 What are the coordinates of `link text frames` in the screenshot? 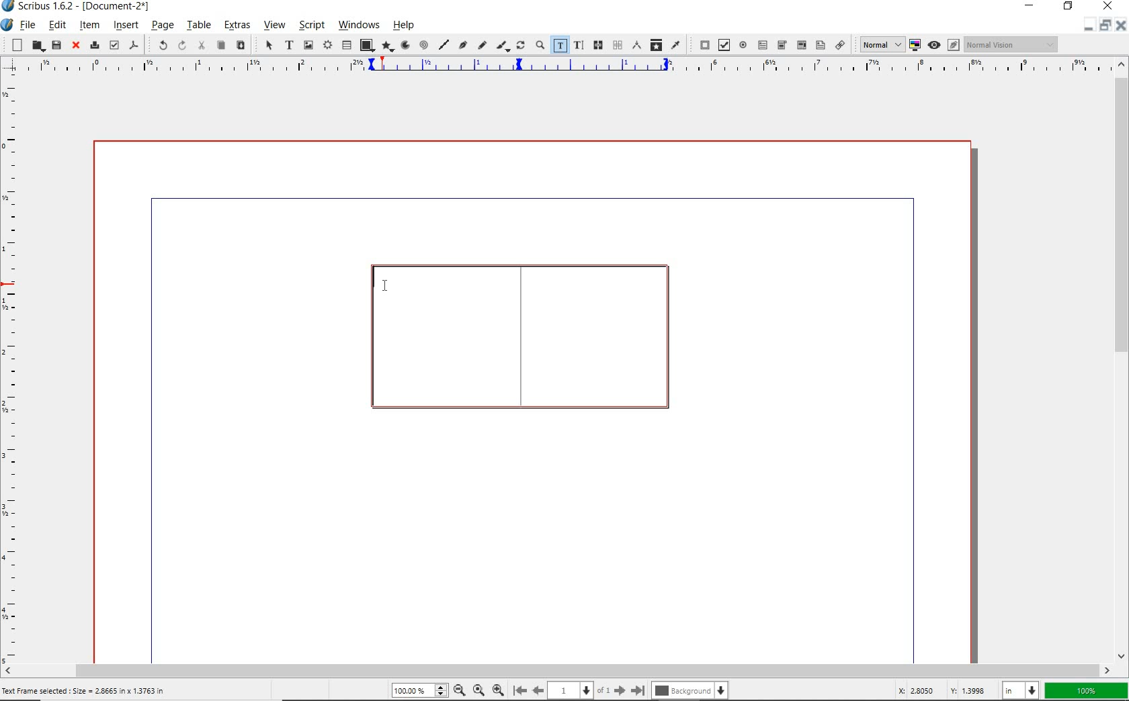 It's located at (598, 46).